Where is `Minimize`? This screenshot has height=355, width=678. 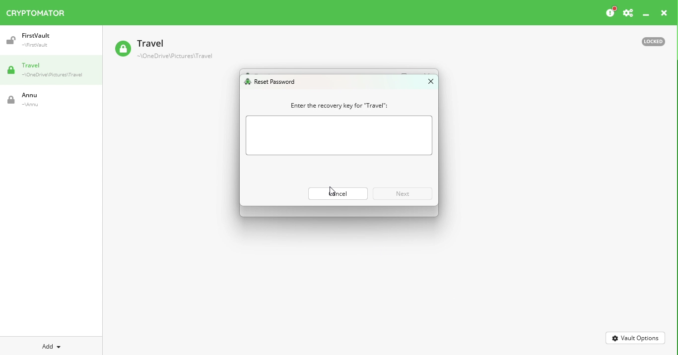
Minimize is located at coordinates (646, 15).